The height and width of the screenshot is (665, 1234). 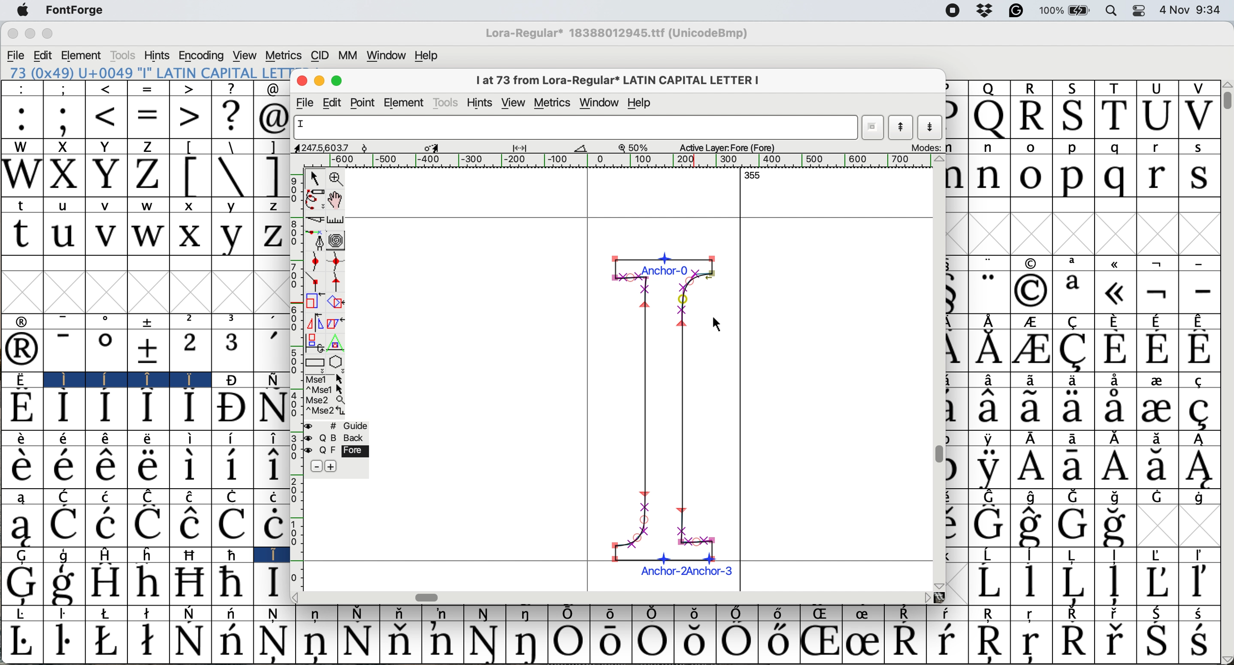 What do you see at coordinates (819, 642) in the screenshot?
I see `Symbol` at bounding box center [819, 642].